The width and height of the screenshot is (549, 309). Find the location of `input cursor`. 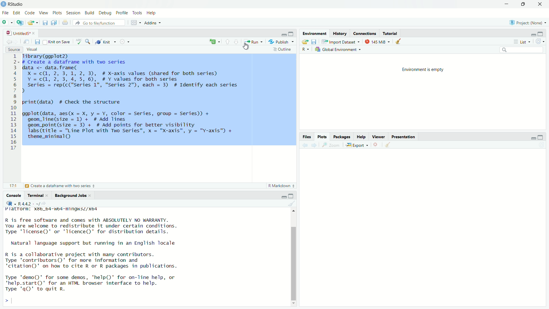

input cursor is located at coordinates (13, 300).